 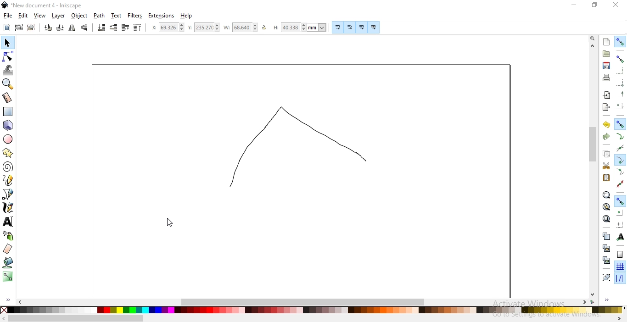 What do you see at coordinates (615, 5) in the screenshot?
I see `close` at bounding box center [615, 5].